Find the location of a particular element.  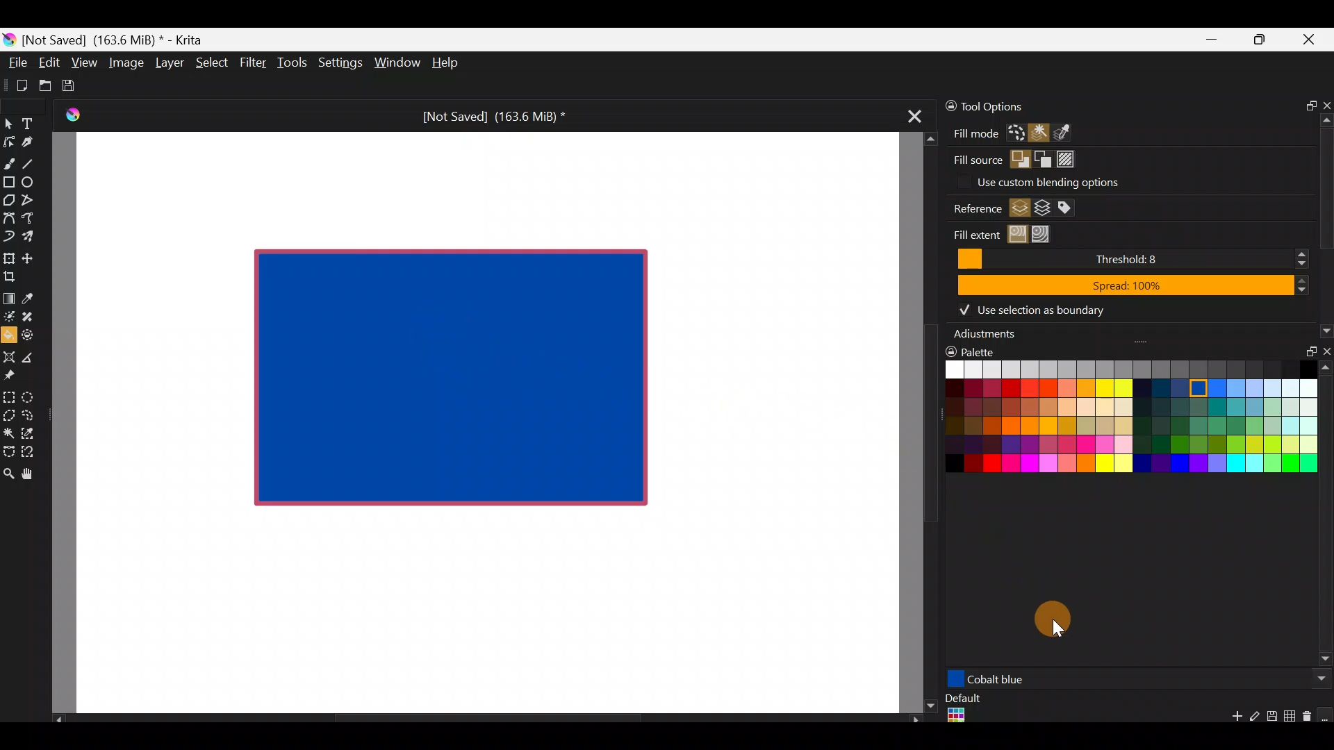

Assistant tool is located at coordinates (9, 356).